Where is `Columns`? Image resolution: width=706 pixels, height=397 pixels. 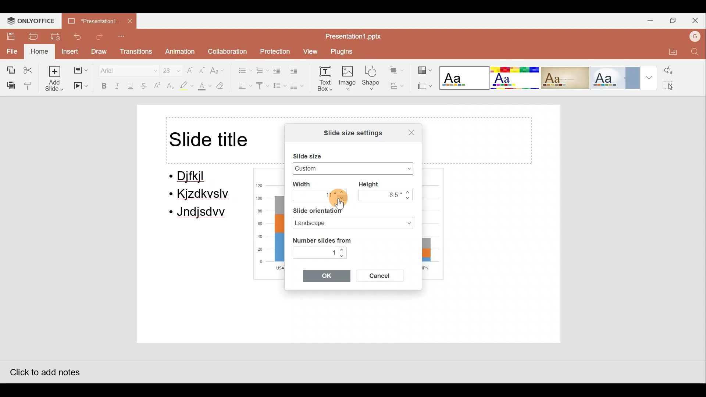
Columns is located at coordinates (300, 87).